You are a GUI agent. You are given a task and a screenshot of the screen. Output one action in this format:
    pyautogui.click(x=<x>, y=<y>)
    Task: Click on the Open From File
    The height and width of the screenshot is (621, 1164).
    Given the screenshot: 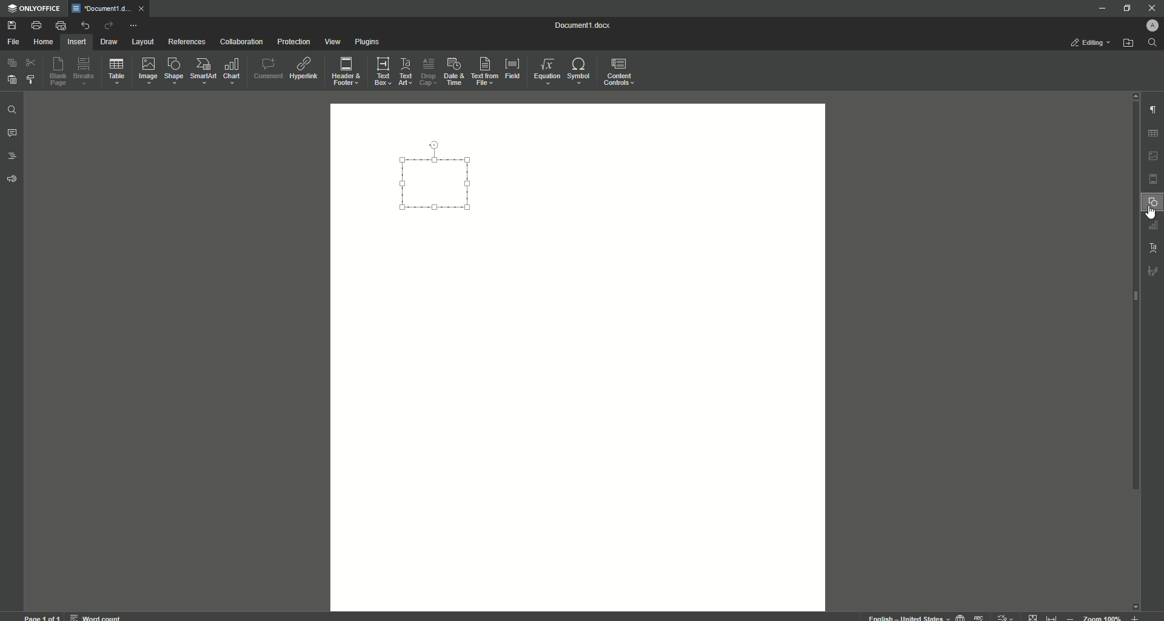 What is the action you would take?
    pyautogui.click(x=1129, y=43)
    